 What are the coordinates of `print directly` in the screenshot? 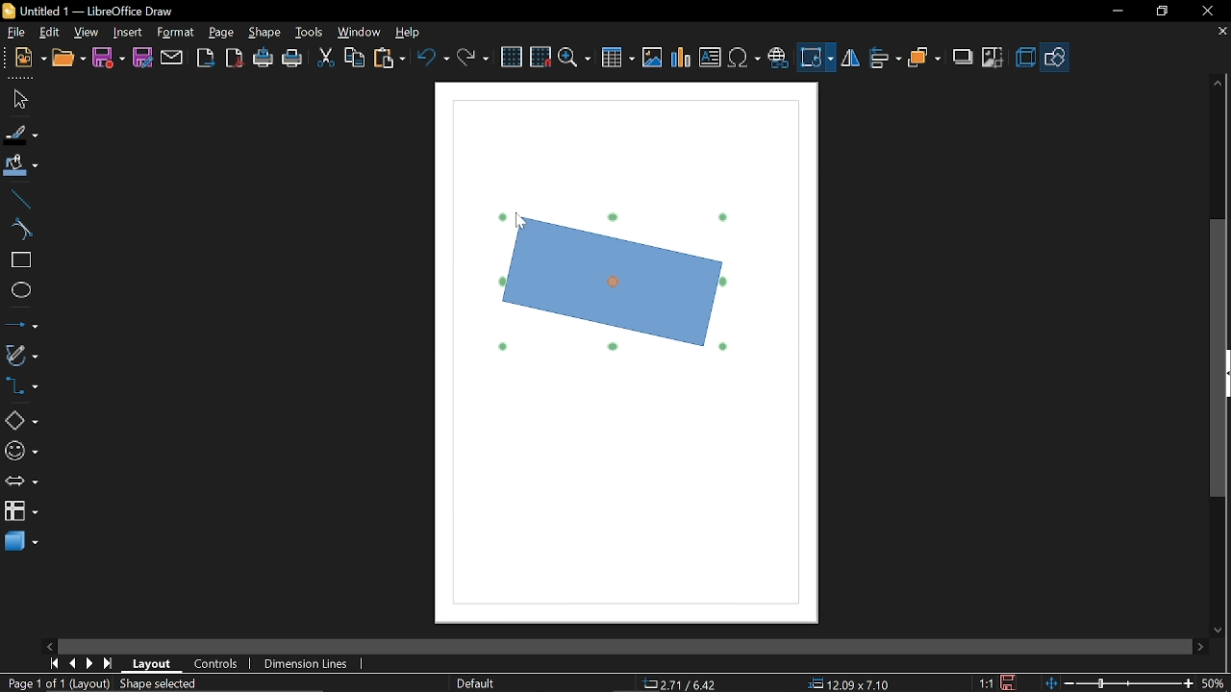 It's located at (263, 60).